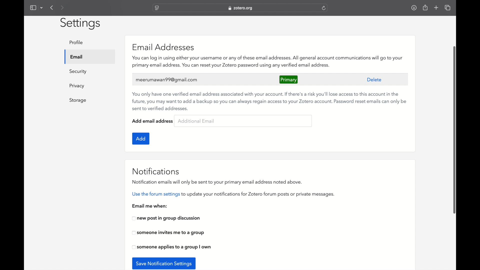 This screenshot has width=480, height=270. Describe the element at coordinates (152, 121) in the screenshot. I see `add email address` at that location.